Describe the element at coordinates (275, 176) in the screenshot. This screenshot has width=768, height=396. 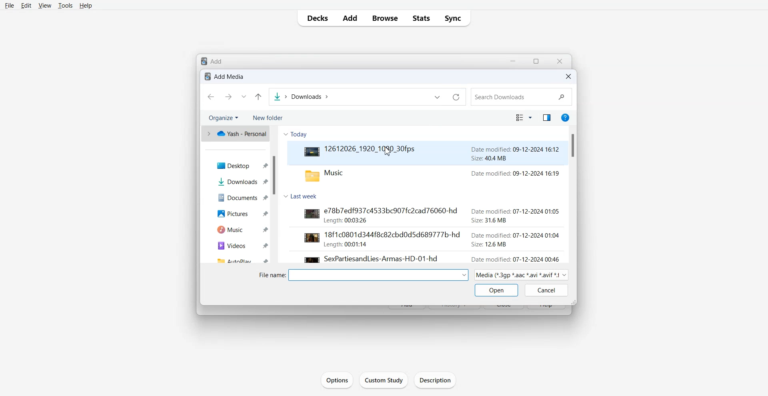
I see `Vertical Scroll bar` at that location.